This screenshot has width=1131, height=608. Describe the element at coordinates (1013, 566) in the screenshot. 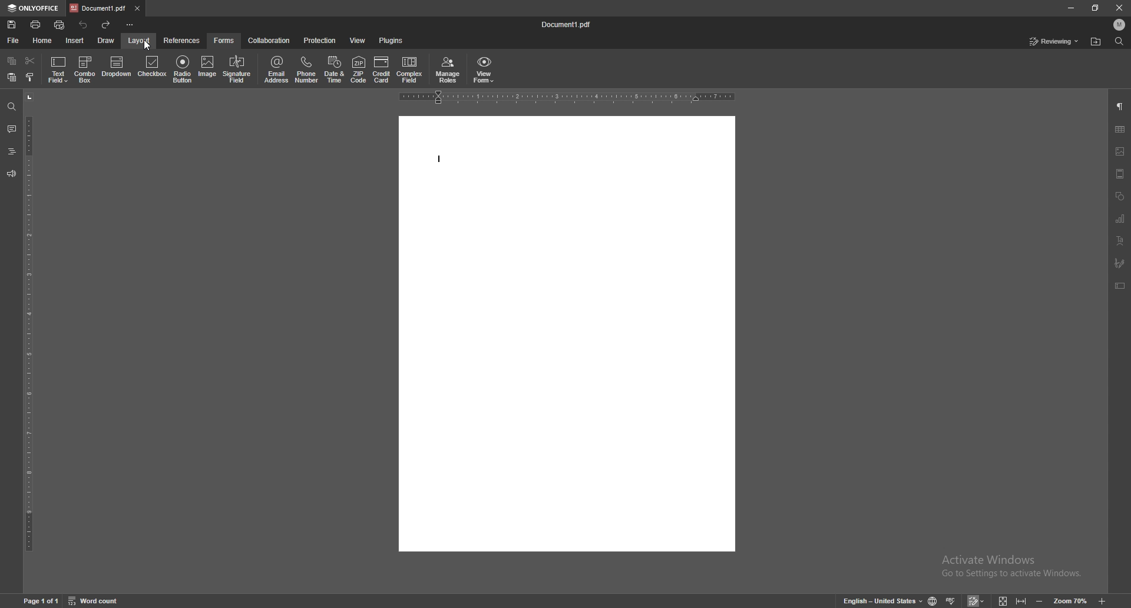

I see `Activate Windows
Go to Settings to activate Windows.` at that location.